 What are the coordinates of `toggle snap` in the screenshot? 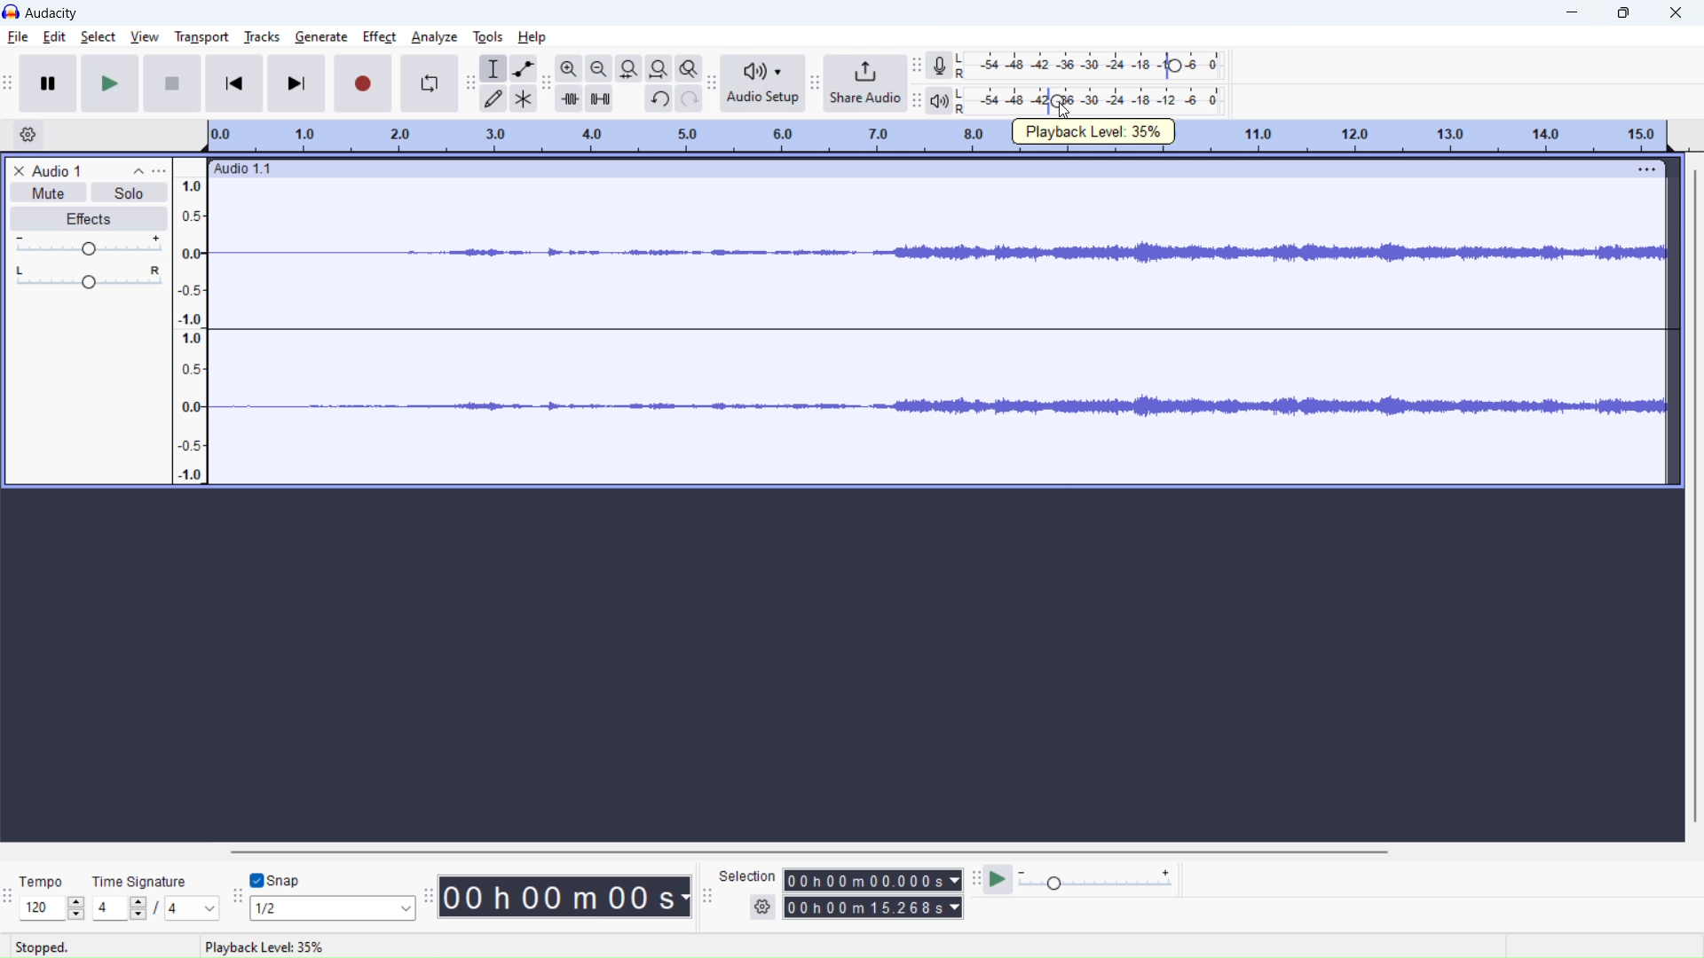 It's located at (276, 881).